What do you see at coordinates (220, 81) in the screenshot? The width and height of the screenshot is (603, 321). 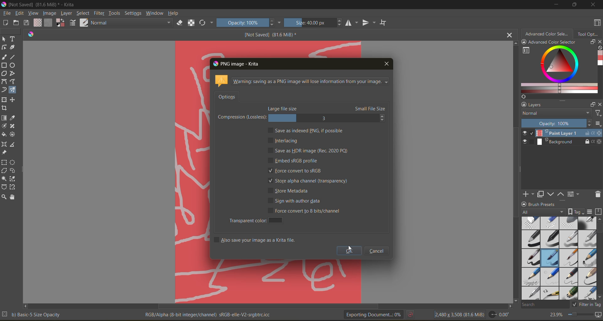 I see `icon` at bounding box center [220, 81].